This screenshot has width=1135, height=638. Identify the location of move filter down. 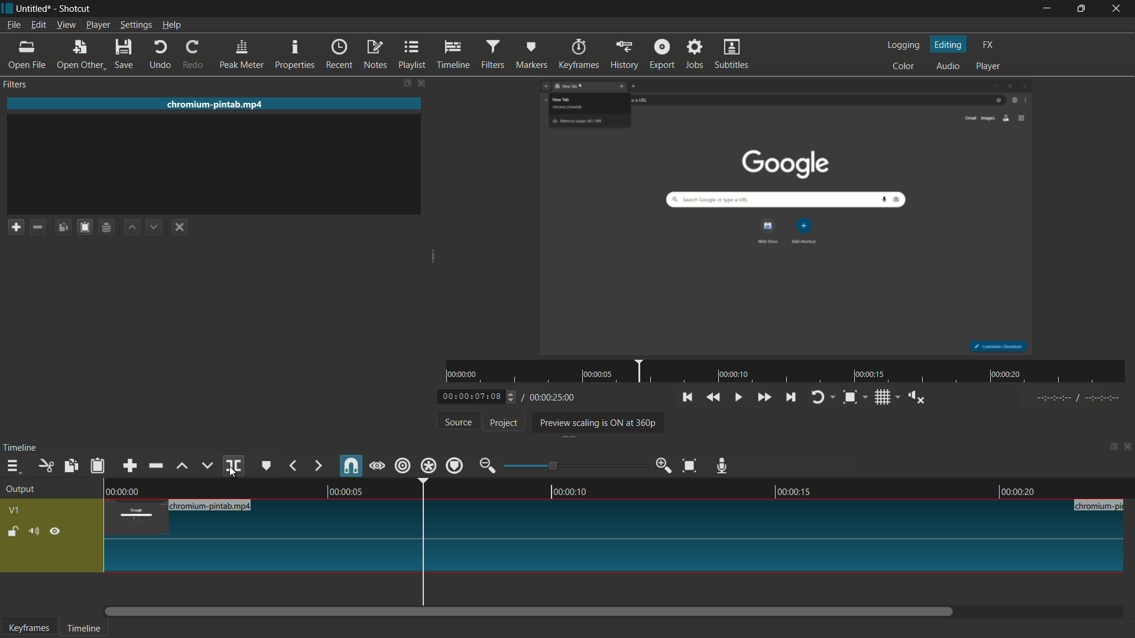
(153, 227).